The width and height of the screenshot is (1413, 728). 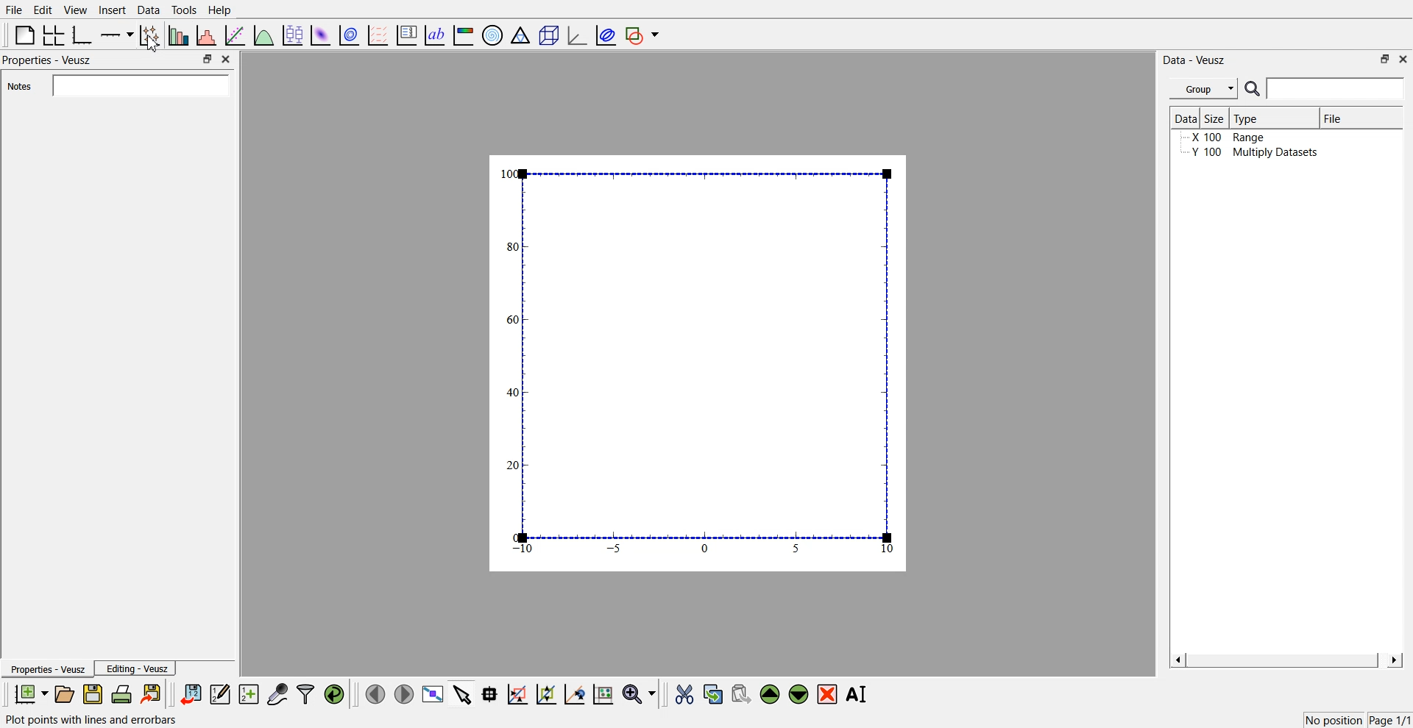 I want to click on Type, so click(x=1272, y=117).